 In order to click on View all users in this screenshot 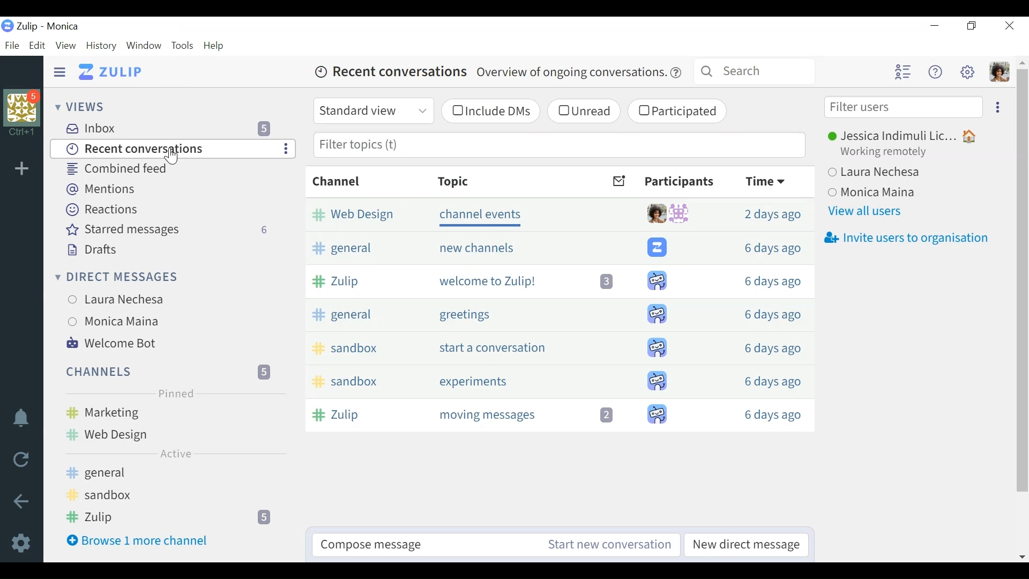, I will do `click(869, 213)`.